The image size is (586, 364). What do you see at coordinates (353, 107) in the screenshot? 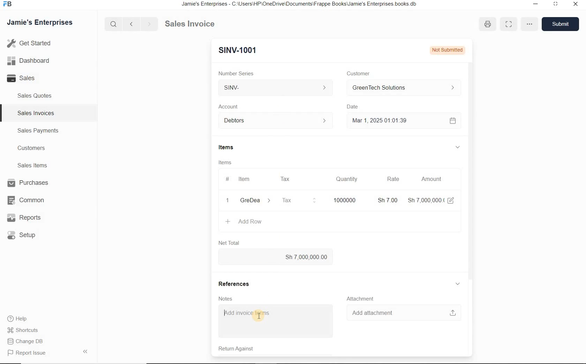
I see `Date` at bounding box center [353, 107].